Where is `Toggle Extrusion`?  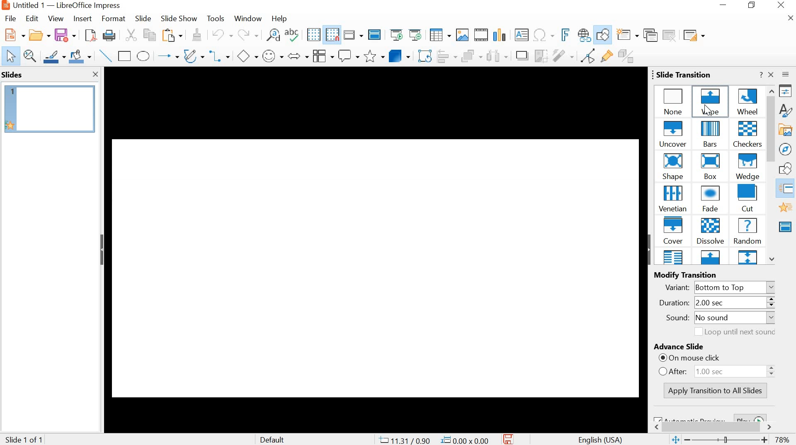 Toggle Extrusion is located at coordinates (629, 56).